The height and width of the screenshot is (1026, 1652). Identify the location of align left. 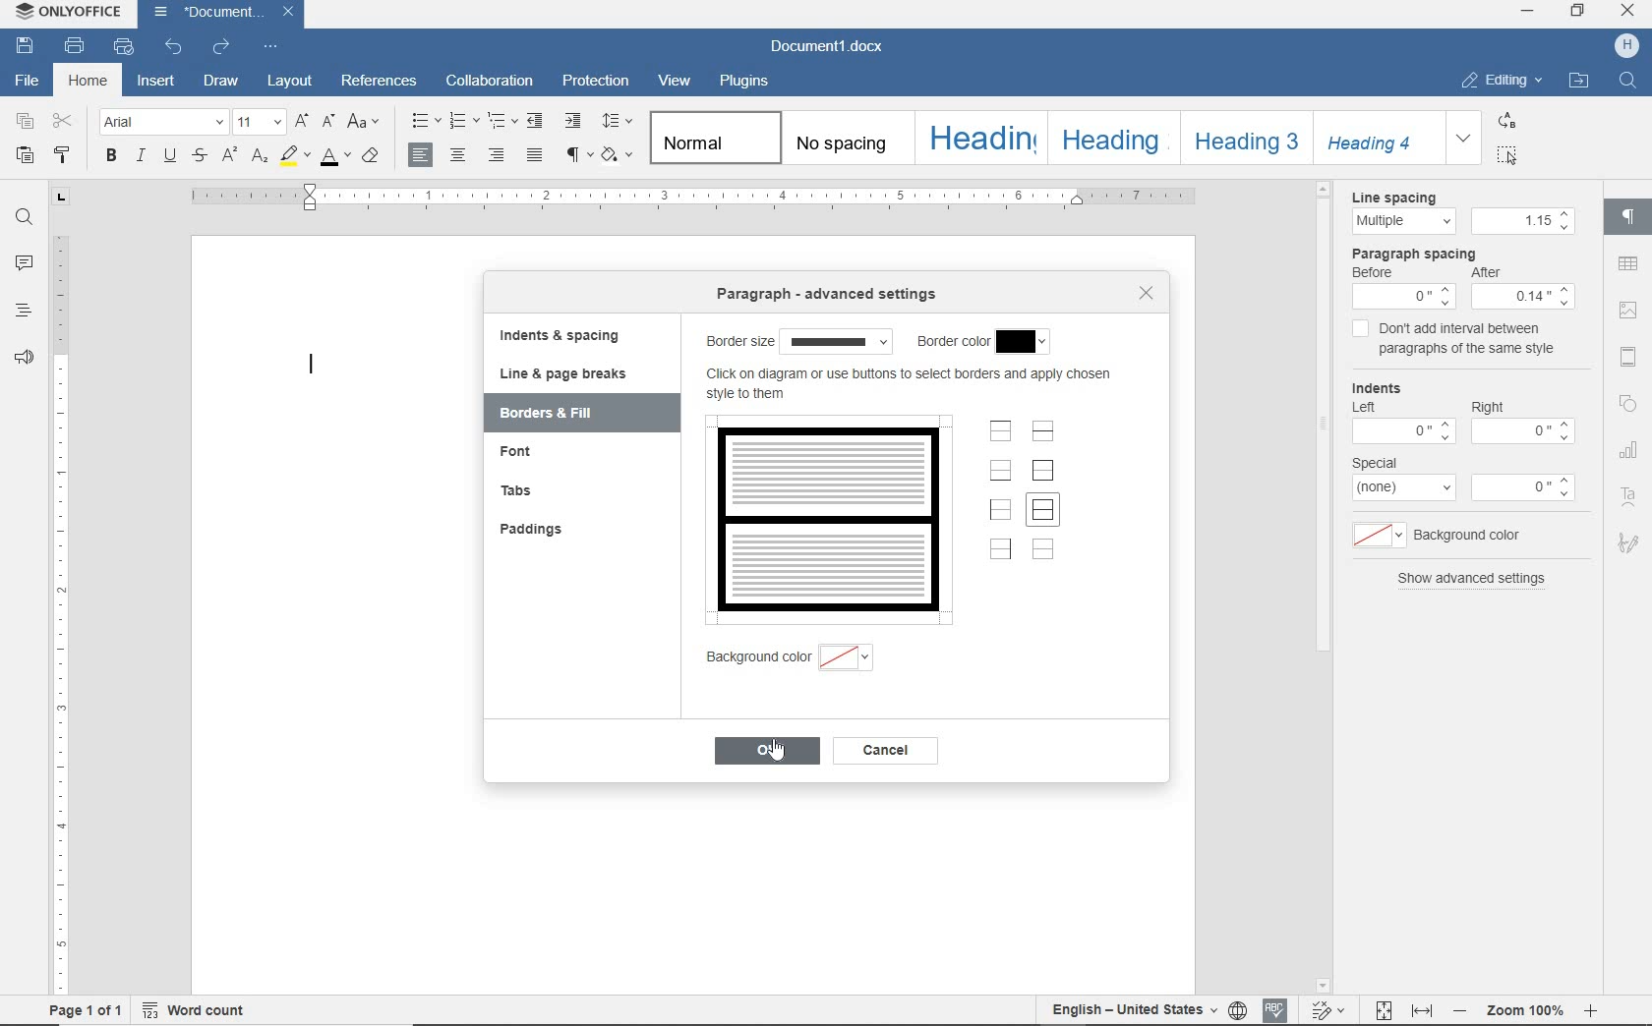
(422, 156).